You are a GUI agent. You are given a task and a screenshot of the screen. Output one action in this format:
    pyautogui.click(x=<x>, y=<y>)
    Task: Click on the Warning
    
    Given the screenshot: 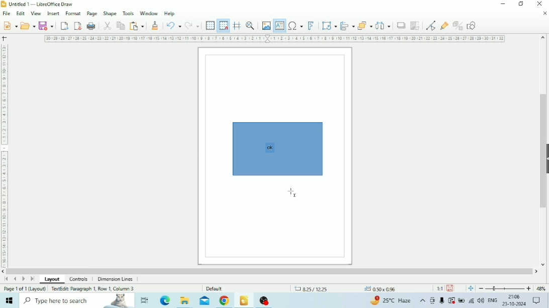 What is the action you would take?
    pyautogui.click(x=451, y=300)
    